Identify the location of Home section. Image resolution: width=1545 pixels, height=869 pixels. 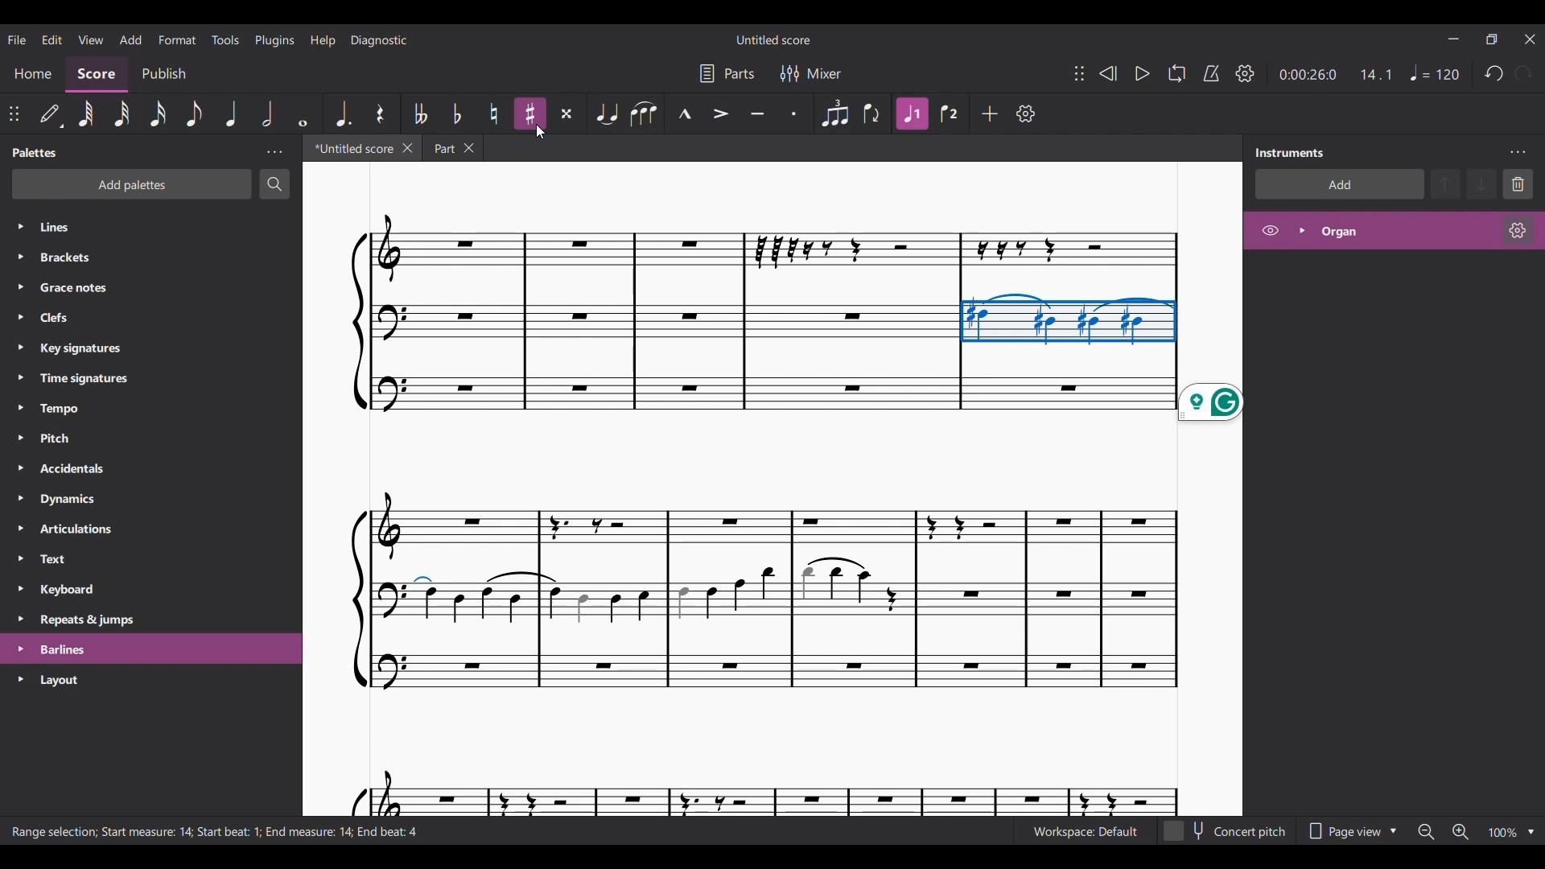
(32, 73).